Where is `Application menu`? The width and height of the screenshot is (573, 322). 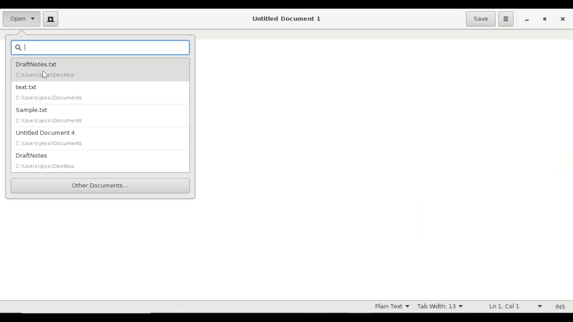 Application menu is located at coordinates (506, 19).